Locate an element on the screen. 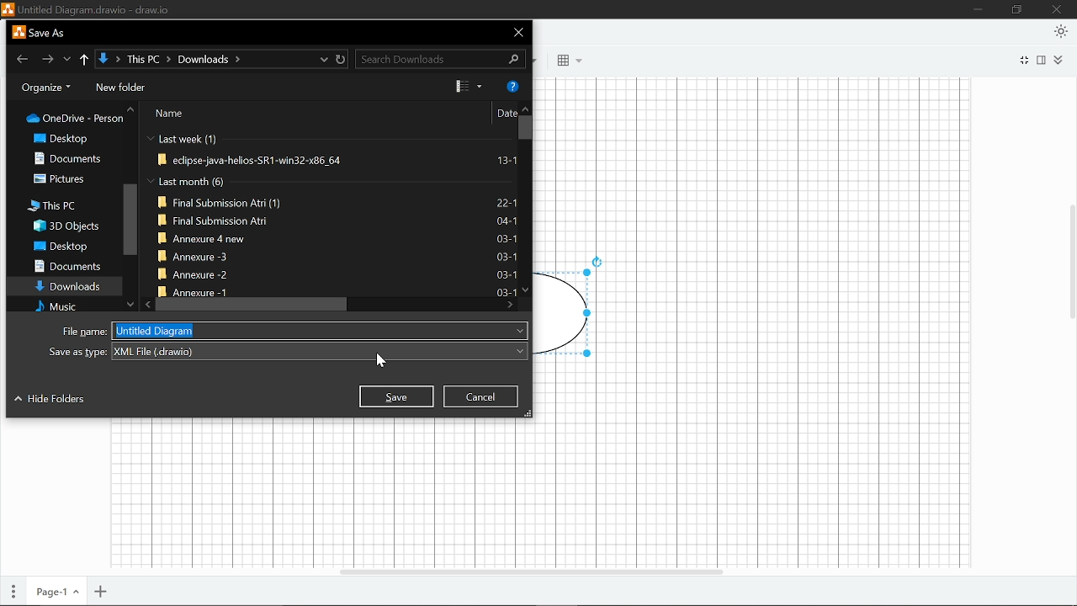 This screenshot has height=606, width=1077. cursor is located at coordinates (383, 362).